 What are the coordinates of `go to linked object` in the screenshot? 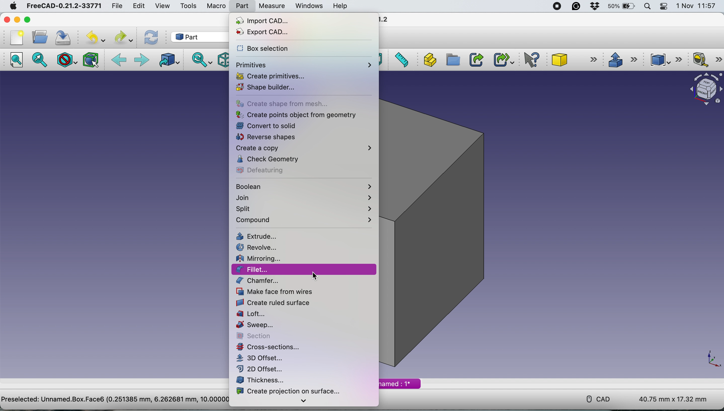 It's located at (168, 61).